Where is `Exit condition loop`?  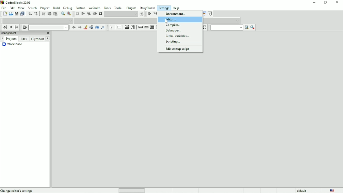 Exit condition loop is located at coordinates (146, 27).